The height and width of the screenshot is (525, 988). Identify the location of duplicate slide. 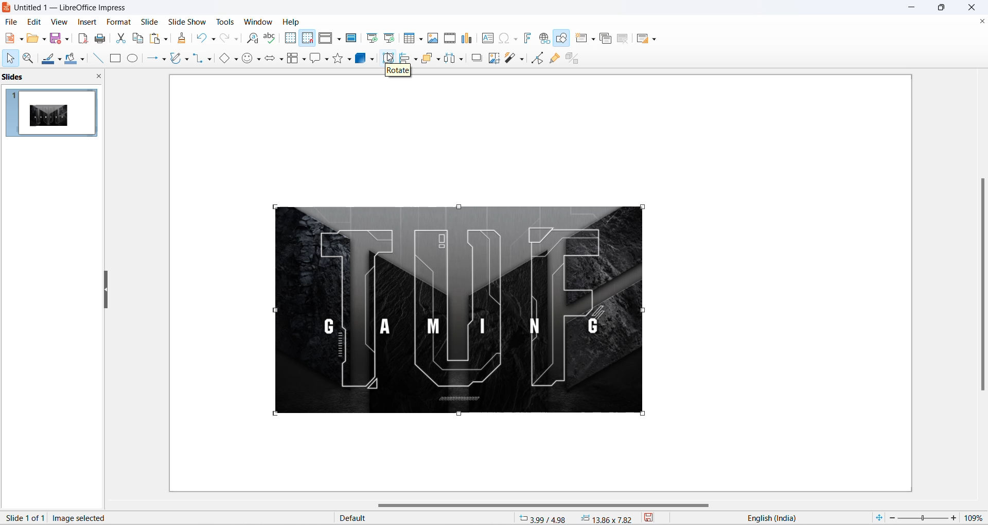
(606, 40).